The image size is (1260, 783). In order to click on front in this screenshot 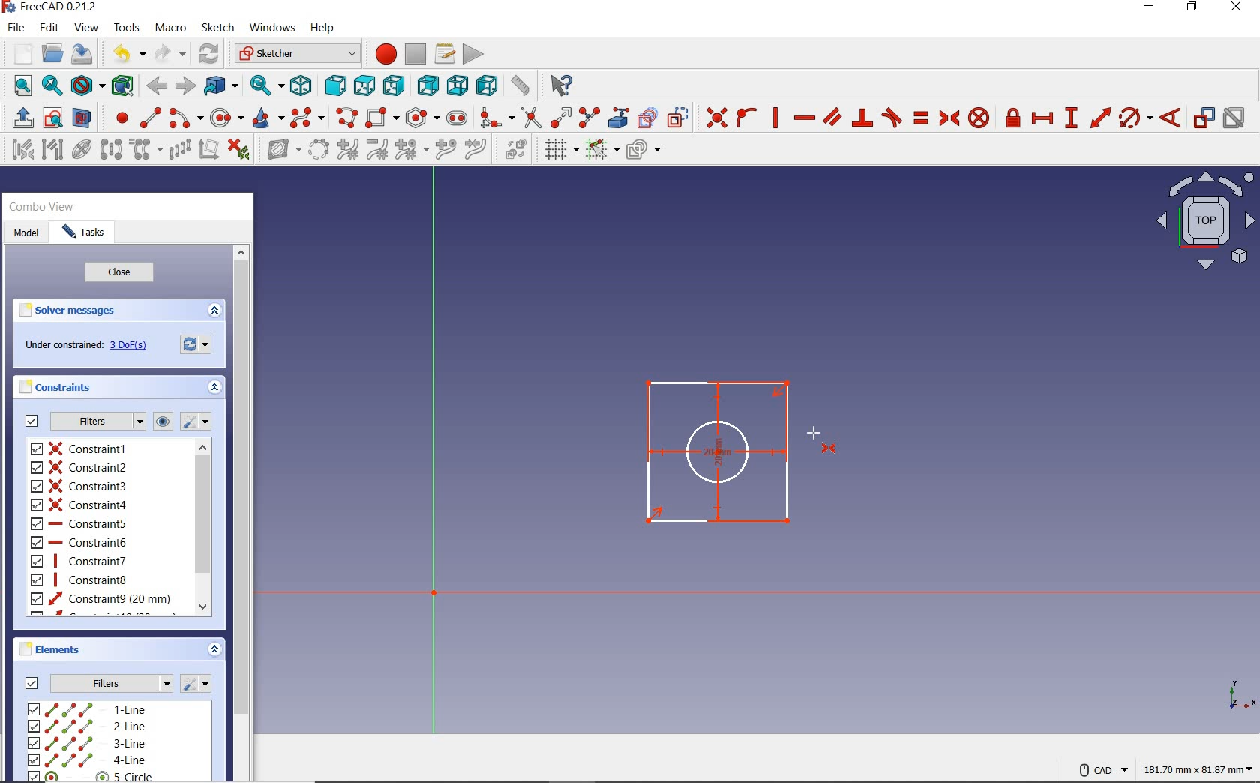, I will do `click(334, 85)`.